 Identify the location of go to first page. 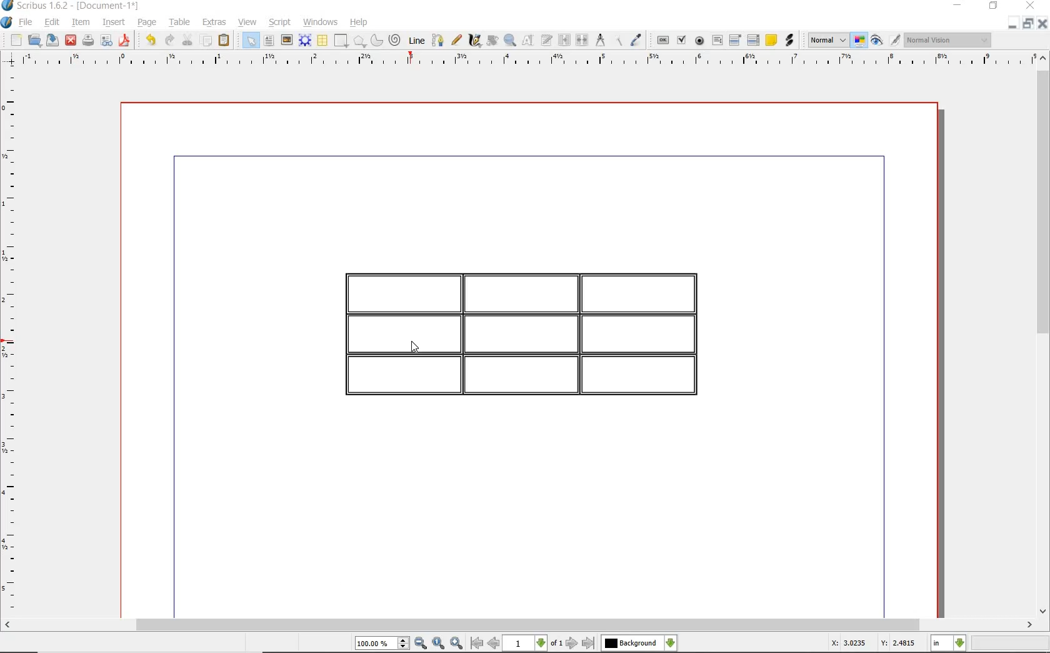
(477, 644).